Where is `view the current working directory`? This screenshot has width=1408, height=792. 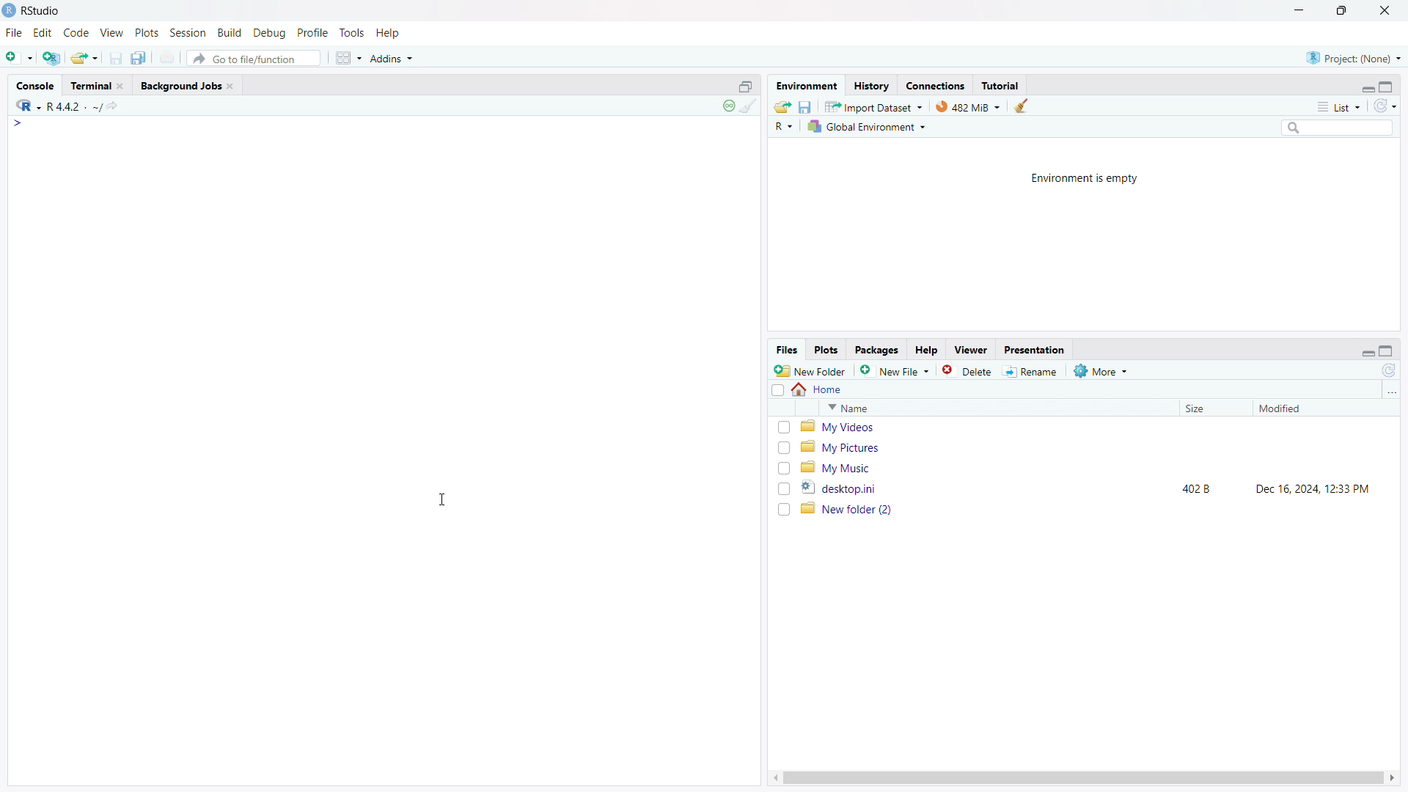 view the current working directory is located at coordinates (115, 105).